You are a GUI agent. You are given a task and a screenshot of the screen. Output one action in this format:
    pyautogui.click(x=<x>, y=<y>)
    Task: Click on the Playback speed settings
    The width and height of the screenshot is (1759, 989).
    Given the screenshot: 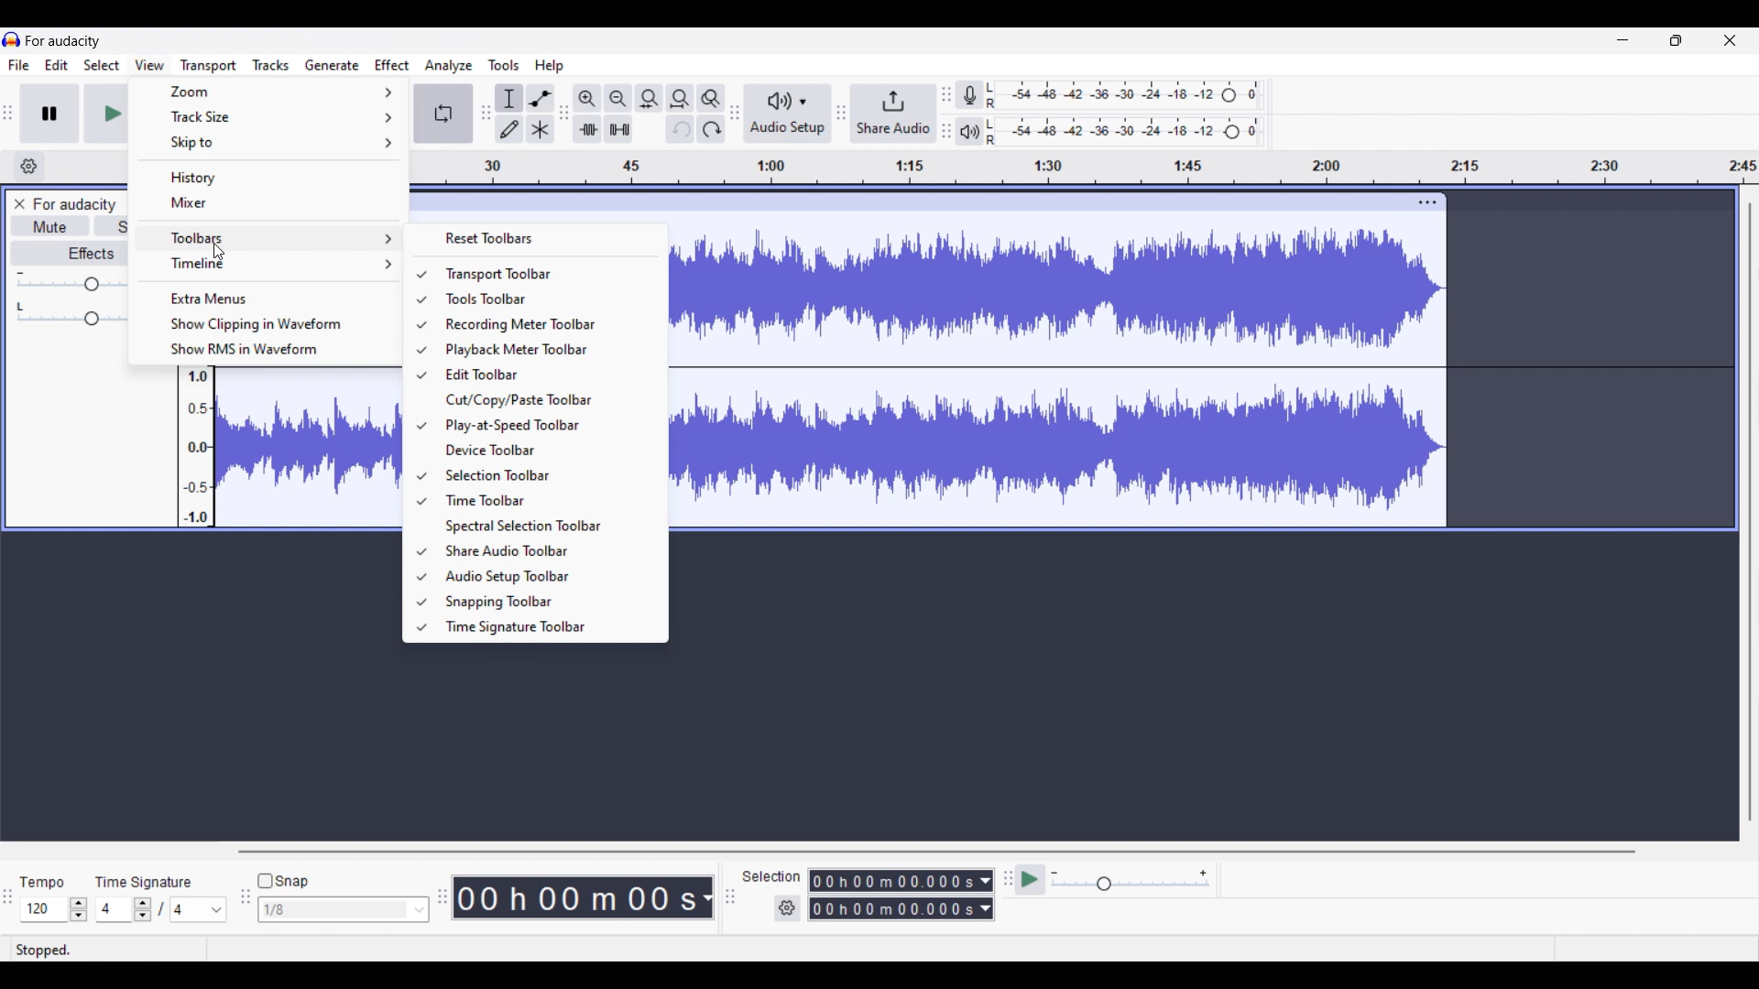 What is the action you would take?
    pyautogui.click(x=1131, y=879)
    